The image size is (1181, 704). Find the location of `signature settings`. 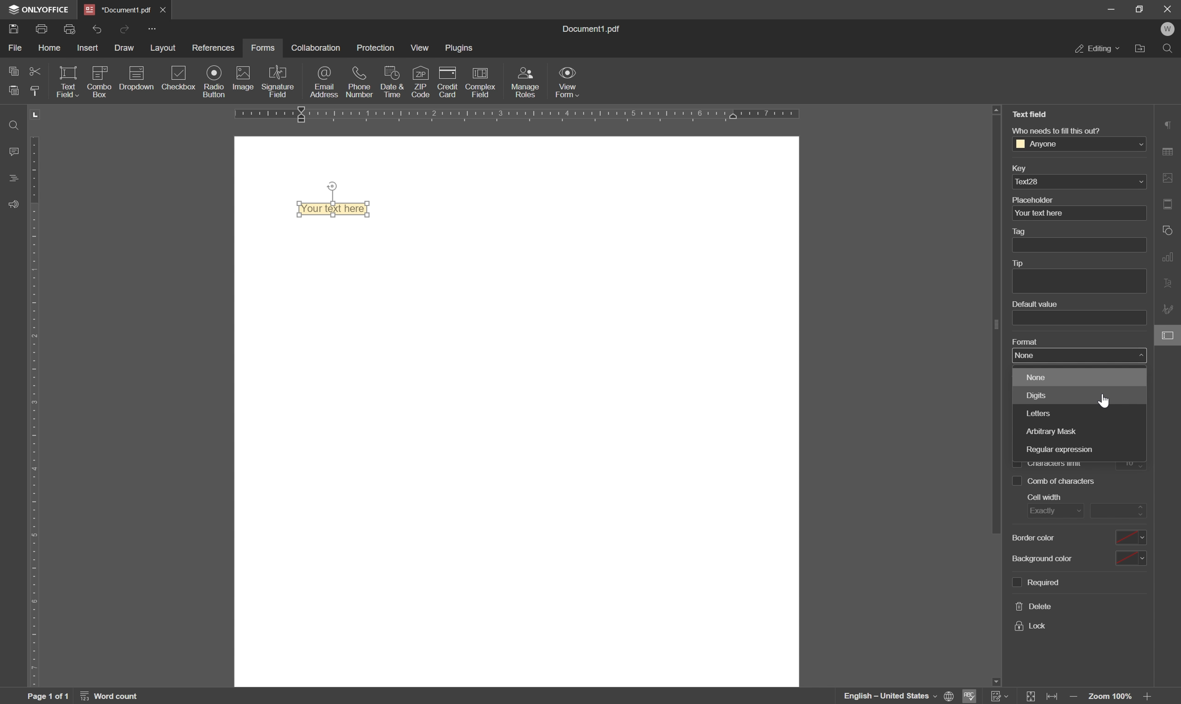

signature settings is located at coordinates (1169, 308).